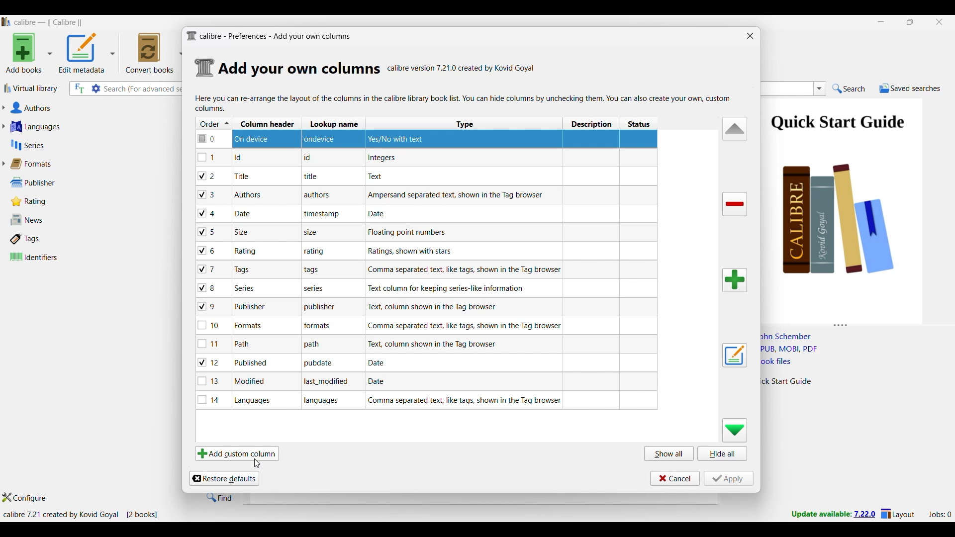 Image resolution: width=955 pixels, height=537 pixels. I want to click on note, so click(315, 233).